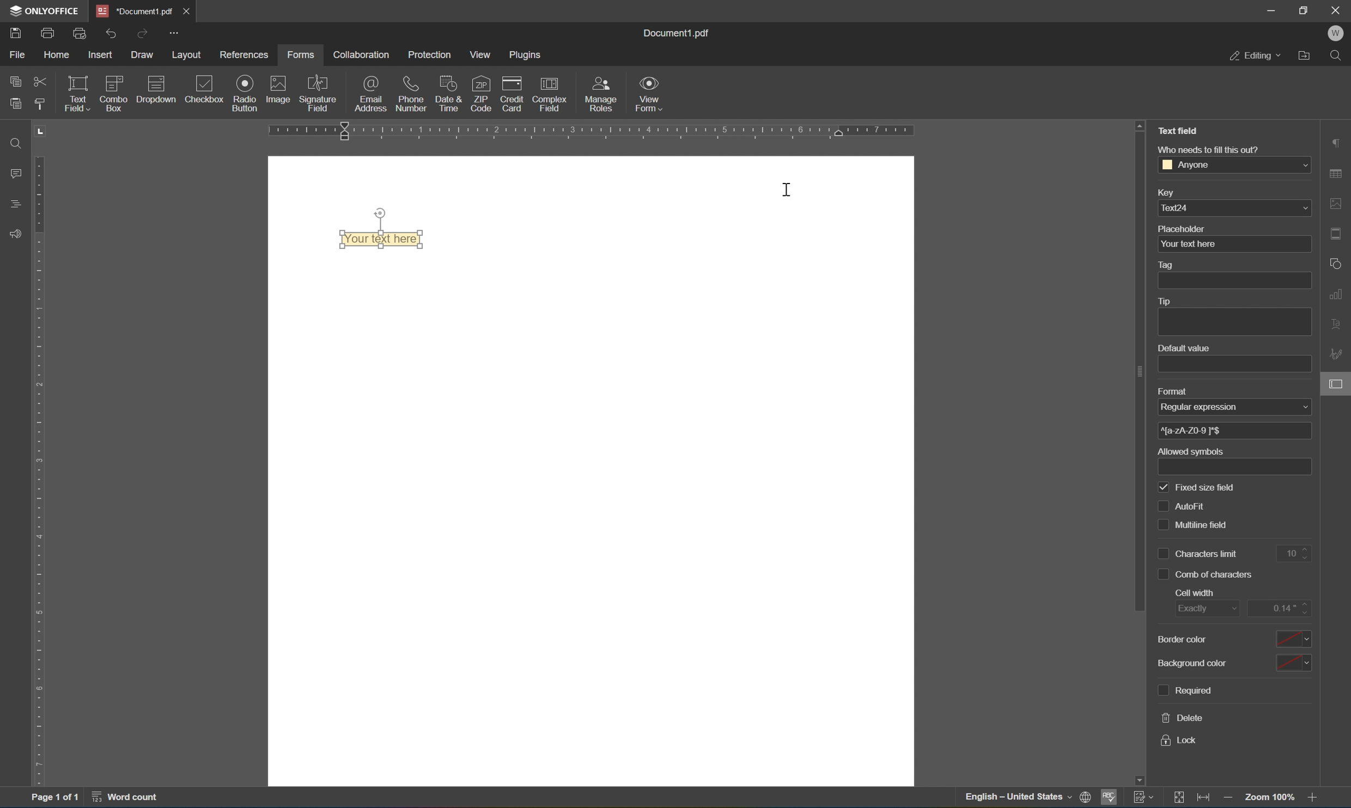 This screenshot has height=808, width=1351. I want to click on close, so click(185, 11).